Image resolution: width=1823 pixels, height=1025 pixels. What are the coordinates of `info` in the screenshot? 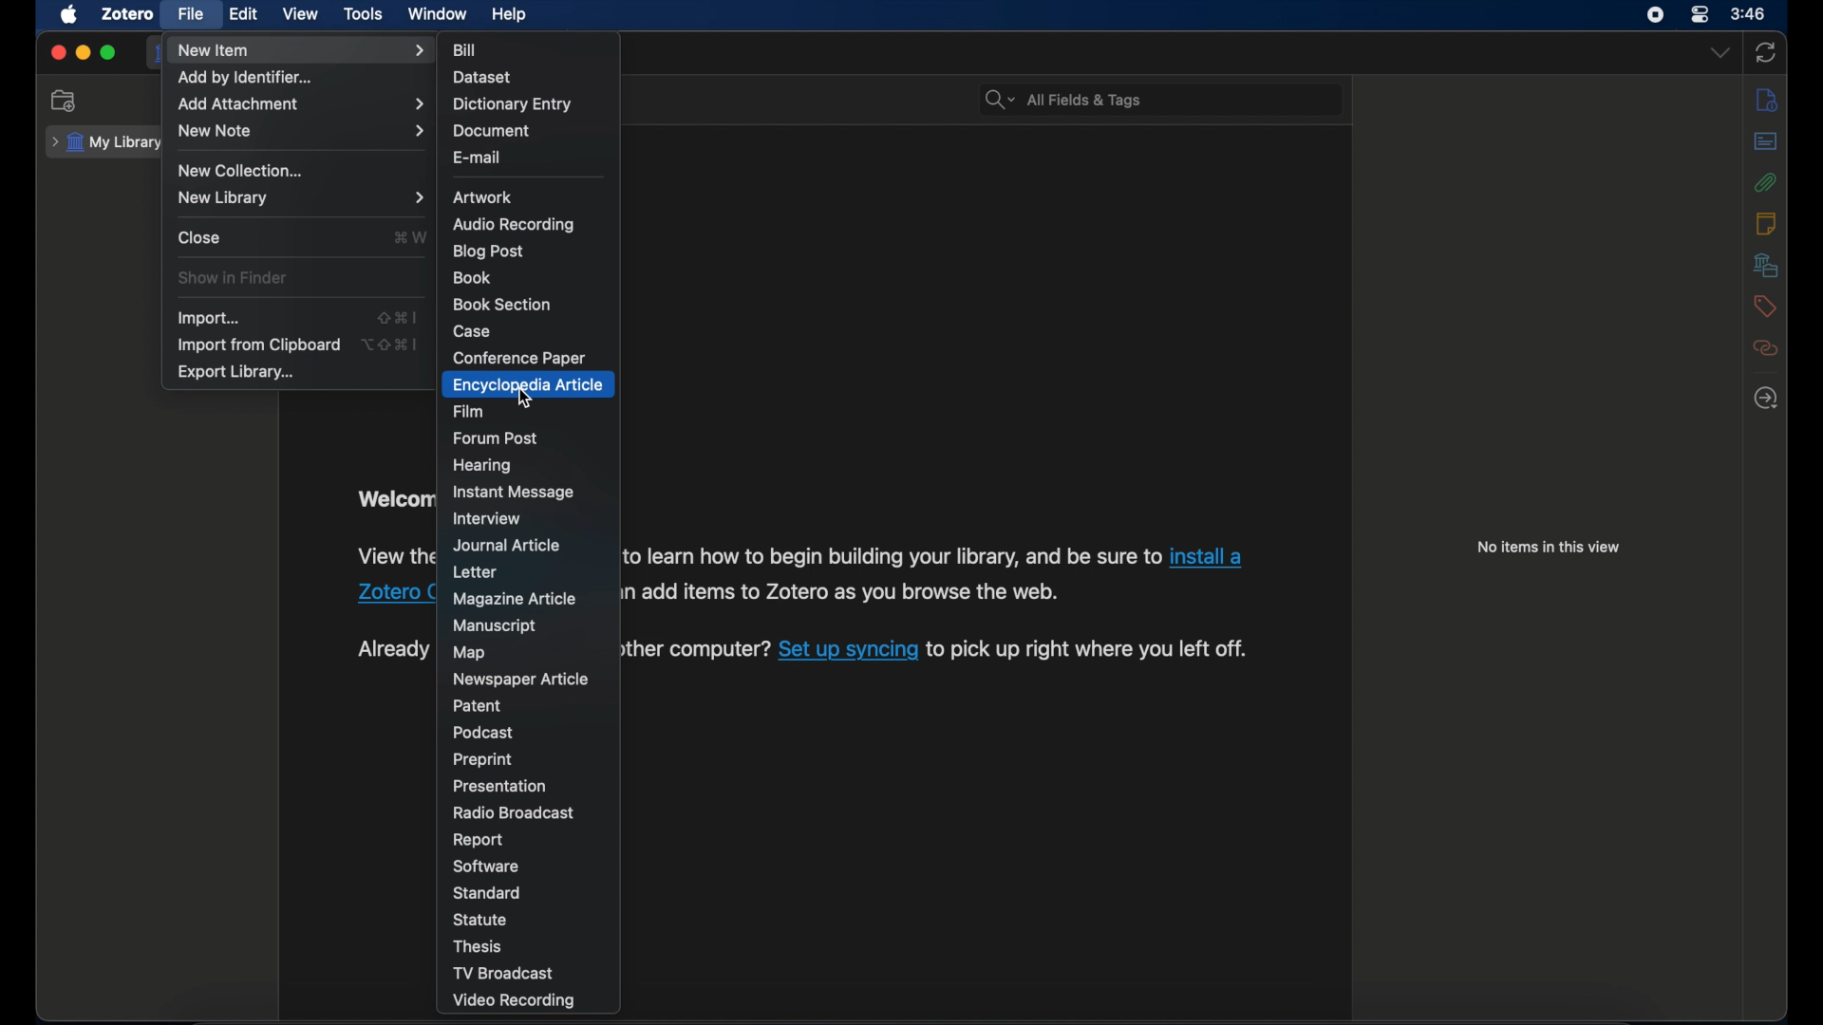 It's located at (1765, 99).